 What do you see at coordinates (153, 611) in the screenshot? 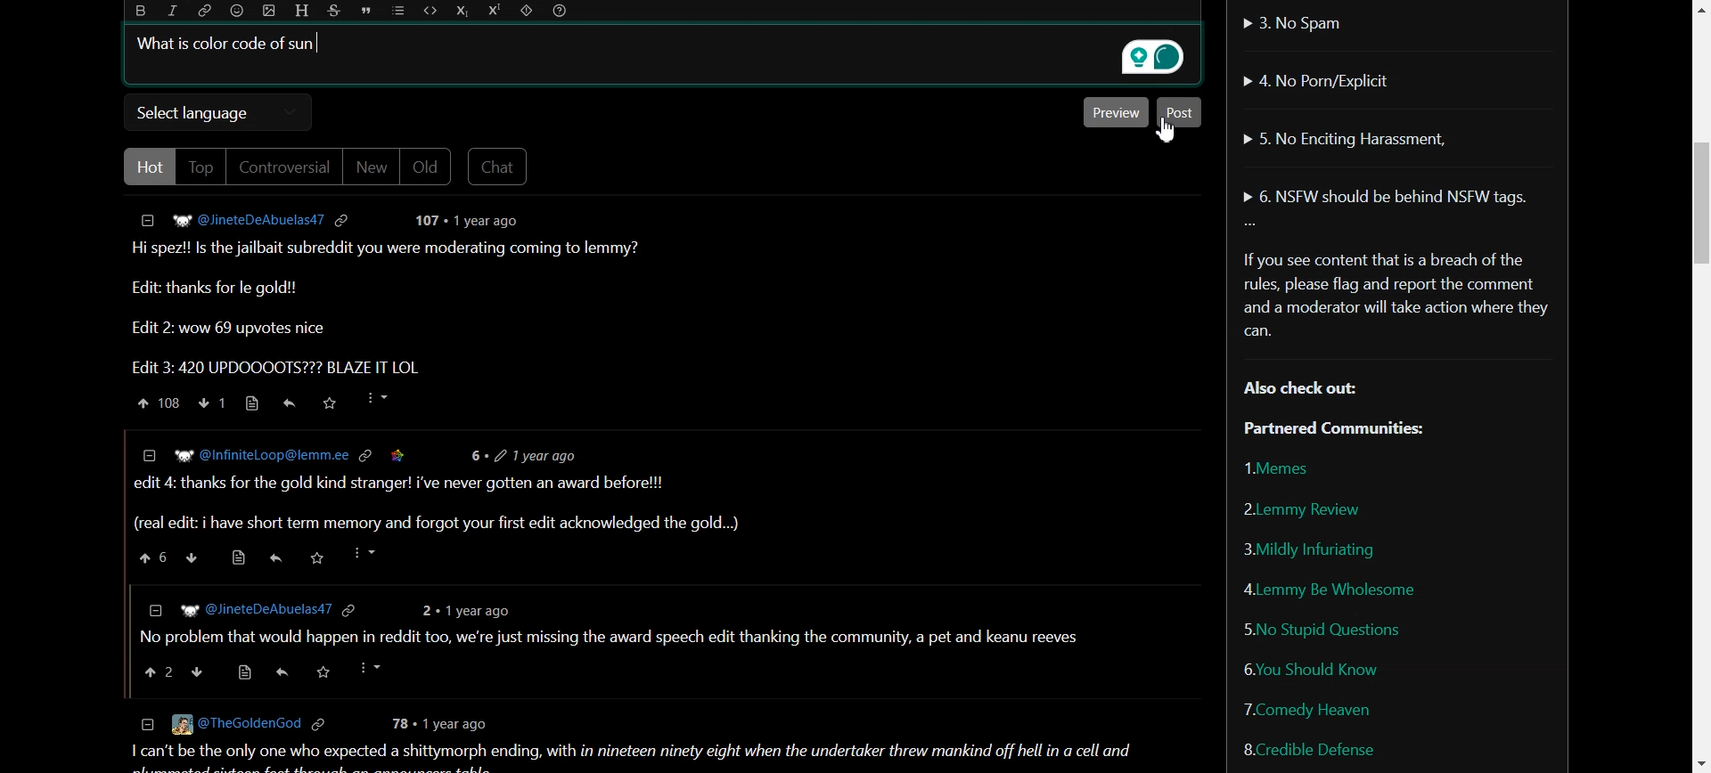
I see `collapse` at bounding box center [153, 611].